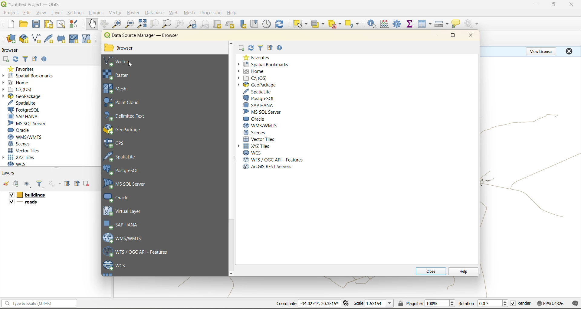 The image size is (581, 309). What do you see at coordinates (233, 13) in the screenshot?
I see `help` at bounding box center [233, 13].